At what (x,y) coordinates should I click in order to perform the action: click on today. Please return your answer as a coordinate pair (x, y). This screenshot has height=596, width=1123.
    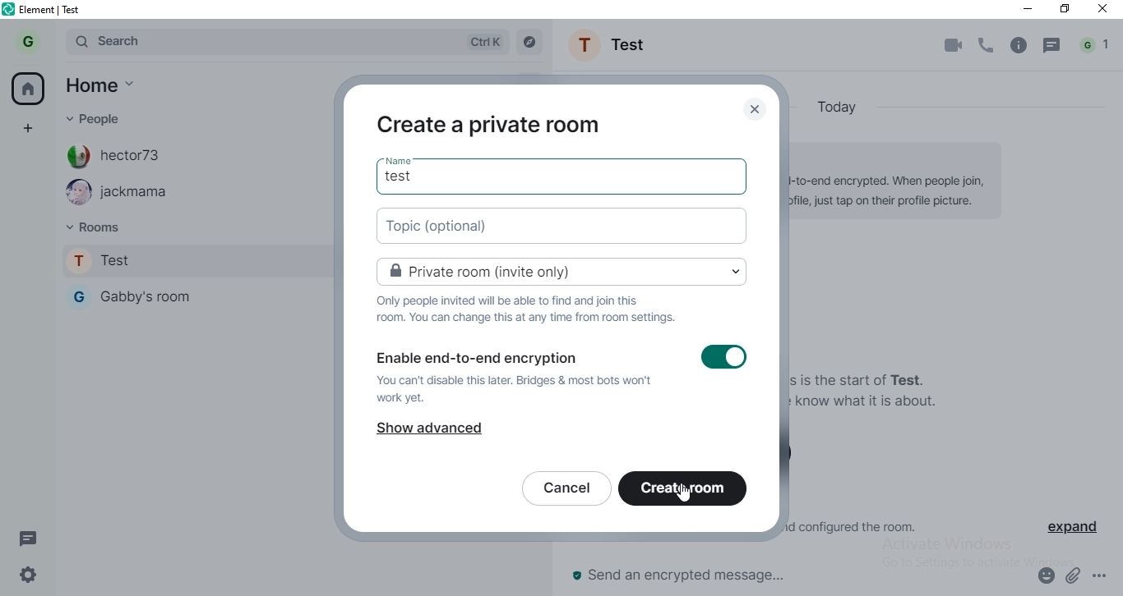
    Looking at the image, I should click on (841, 104).